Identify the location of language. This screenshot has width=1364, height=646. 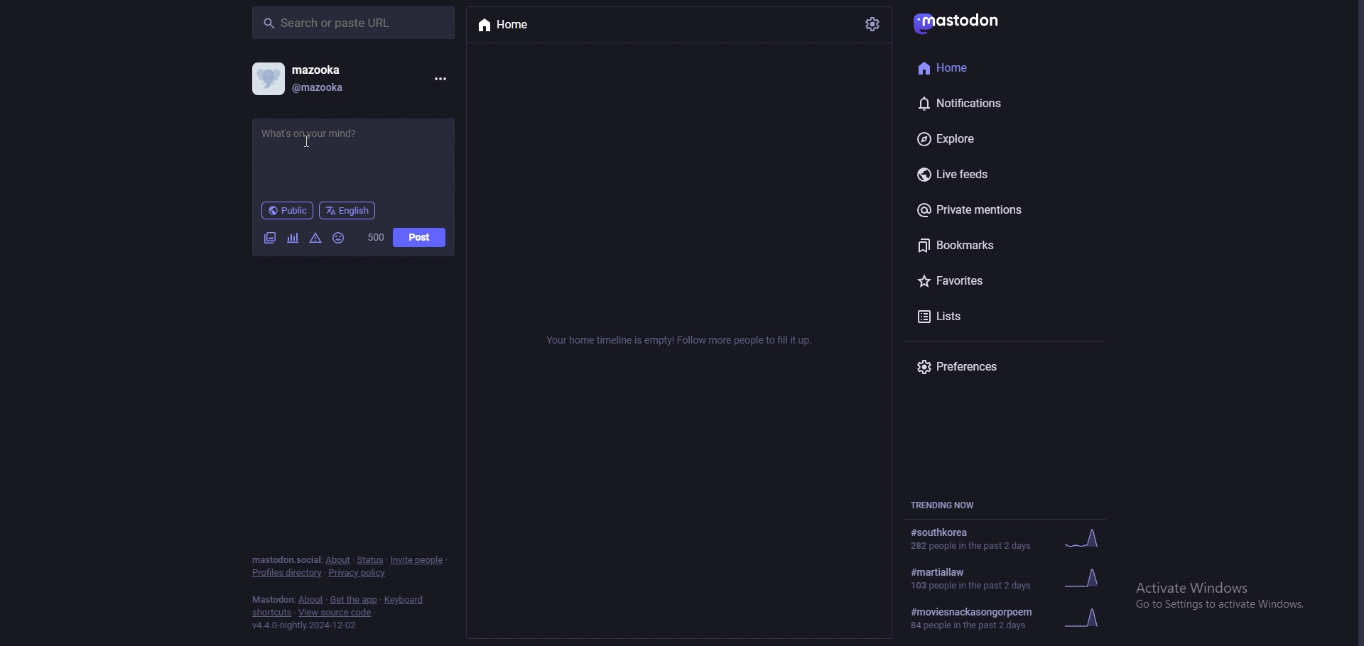
(347, 211).